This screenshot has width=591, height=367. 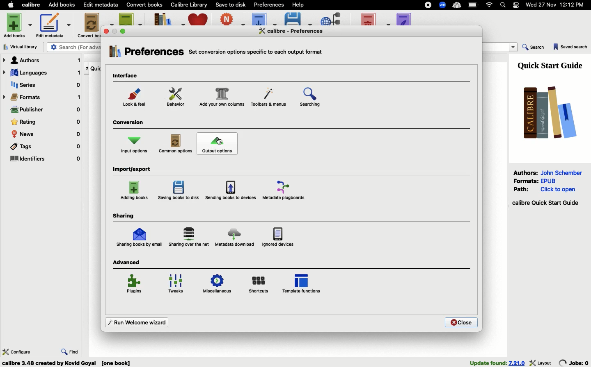 I want to click on Help, so click(x=298, y=4).